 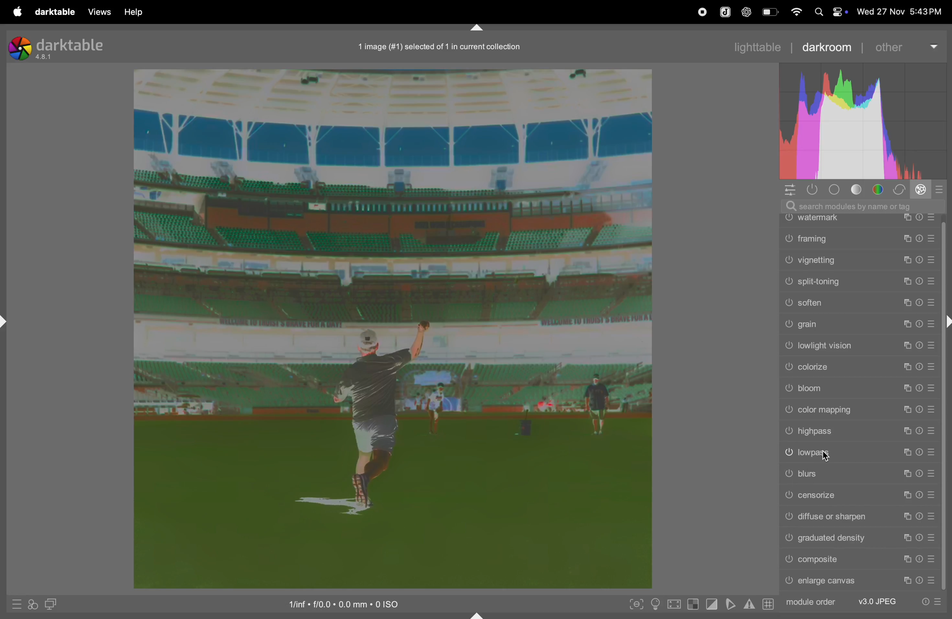 What do you see at coordinates (57, 47) in the screenshot?
I see `dark table version` at bounding box center [57, 47].